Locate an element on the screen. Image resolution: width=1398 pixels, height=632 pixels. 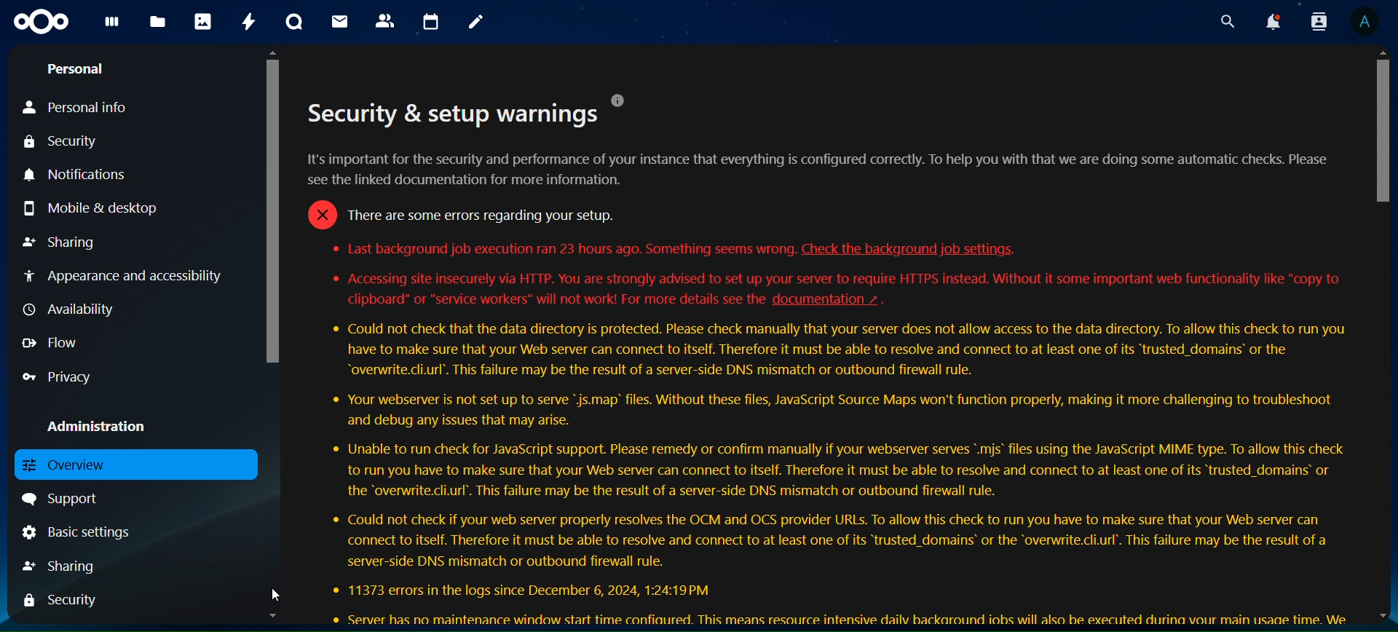
notifications is located at coordinates (1271, 21).